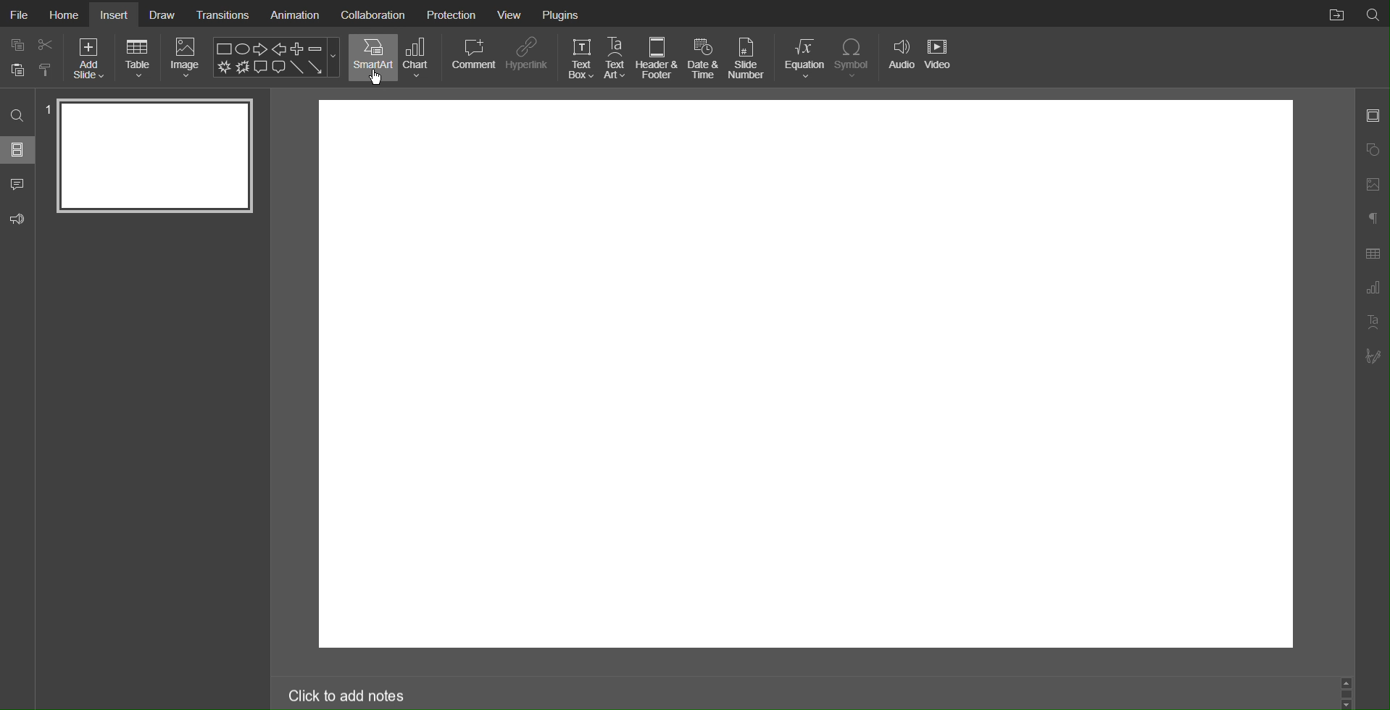 The height and width of the screenshot is (710, 1390). Describe the element at coordinates (348, 694) in the screenshot. I see `Click to add notes` at that location.